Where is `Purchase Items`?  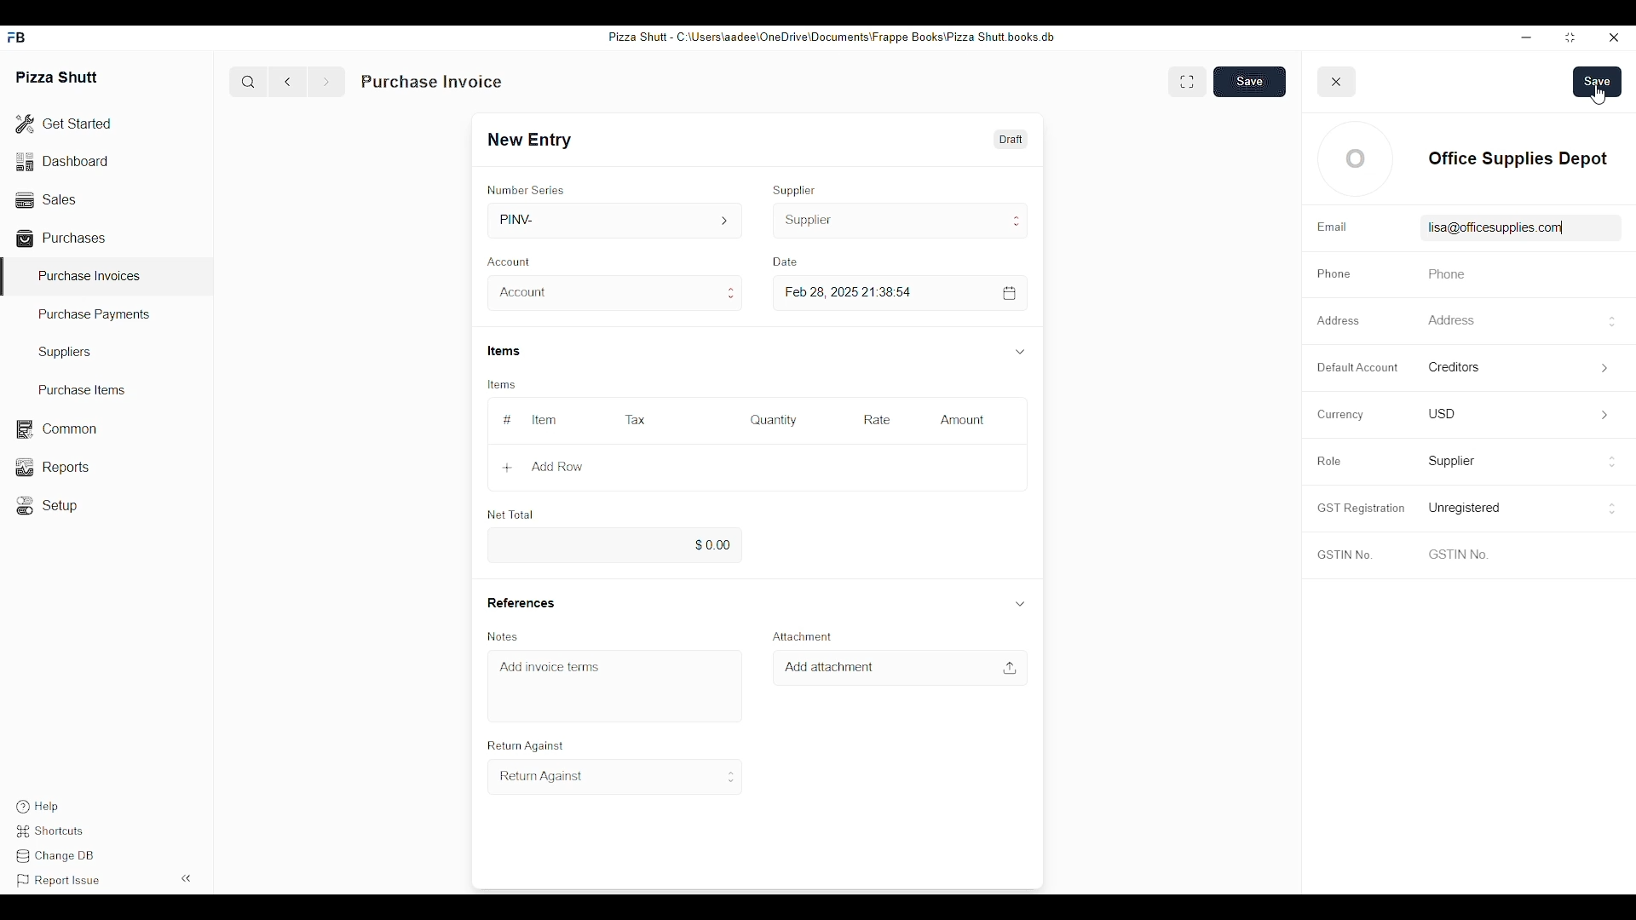
Purchase Items is located at coordinates (76, 389).